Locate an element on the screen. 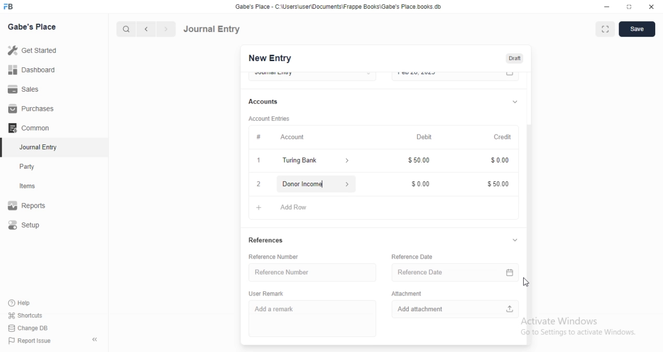 This screenshot has width=663, height=352. Purchases is located at coordinates (33, 109).